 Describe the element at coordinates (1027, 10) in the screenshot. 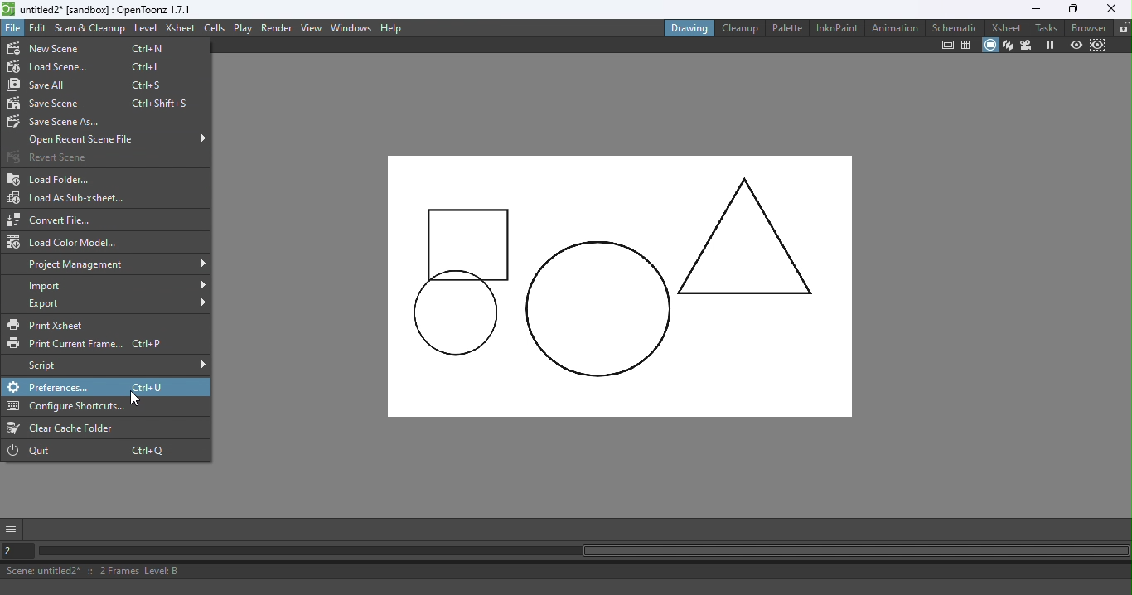

I see `Minimize` at that location.